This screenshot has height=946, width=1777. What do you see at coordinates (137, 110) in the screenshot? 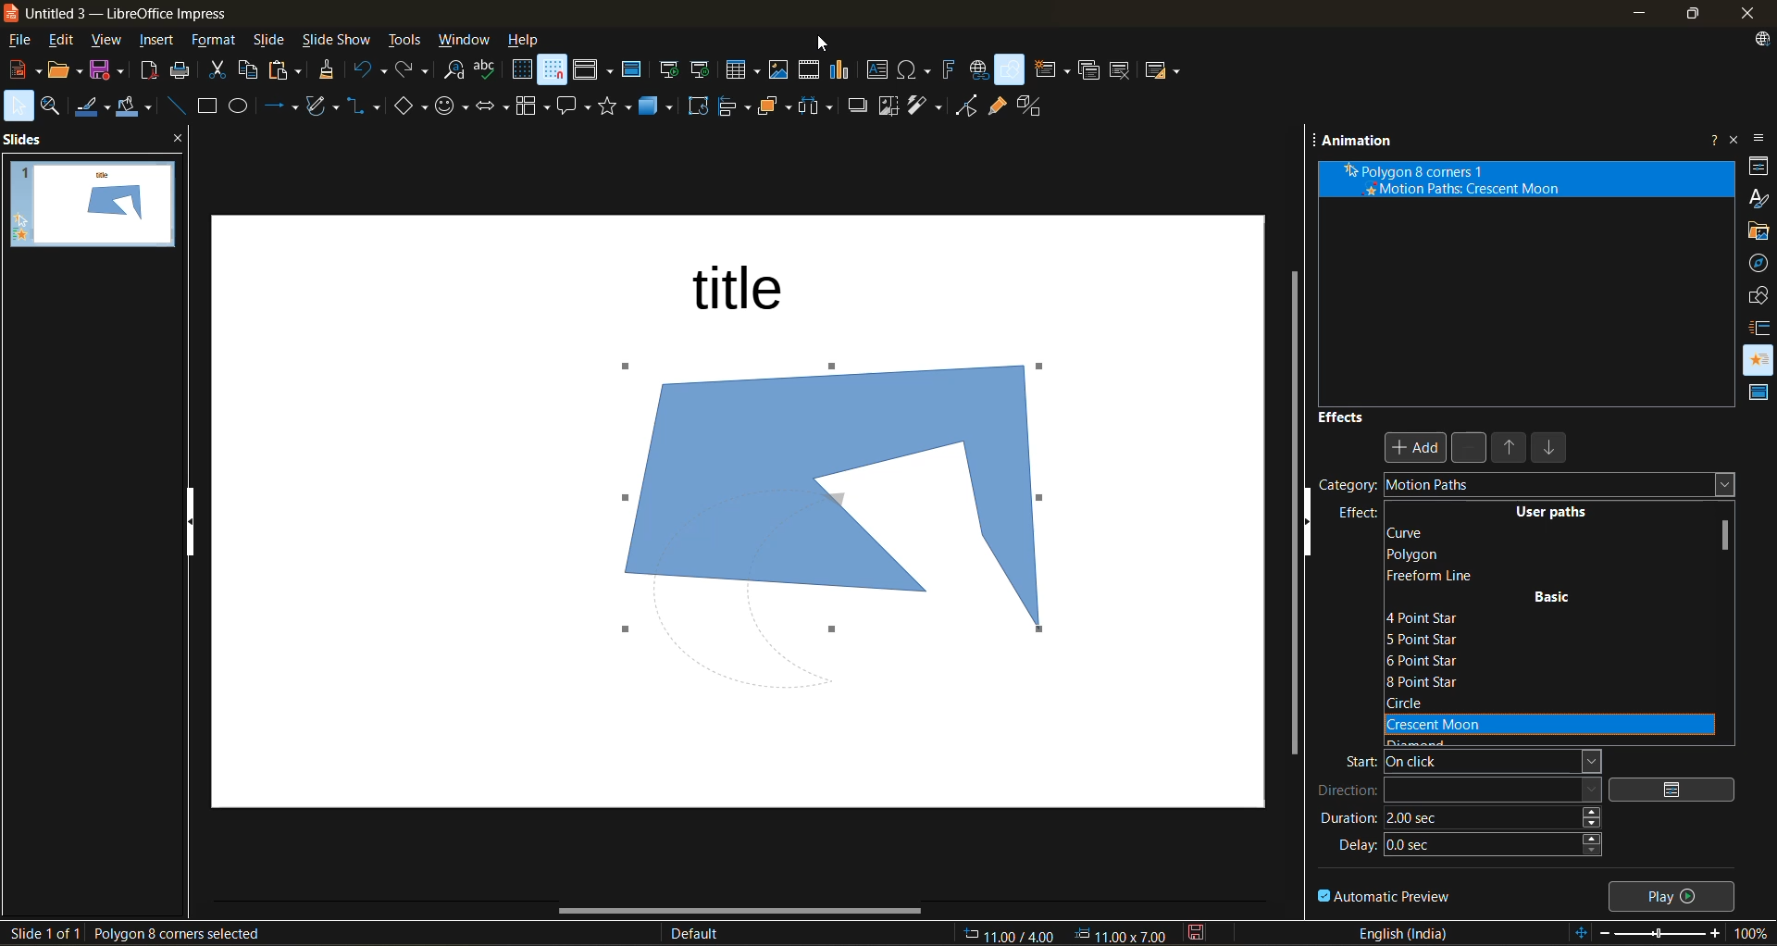
I see `fill color` at bounding box center [137, 110].